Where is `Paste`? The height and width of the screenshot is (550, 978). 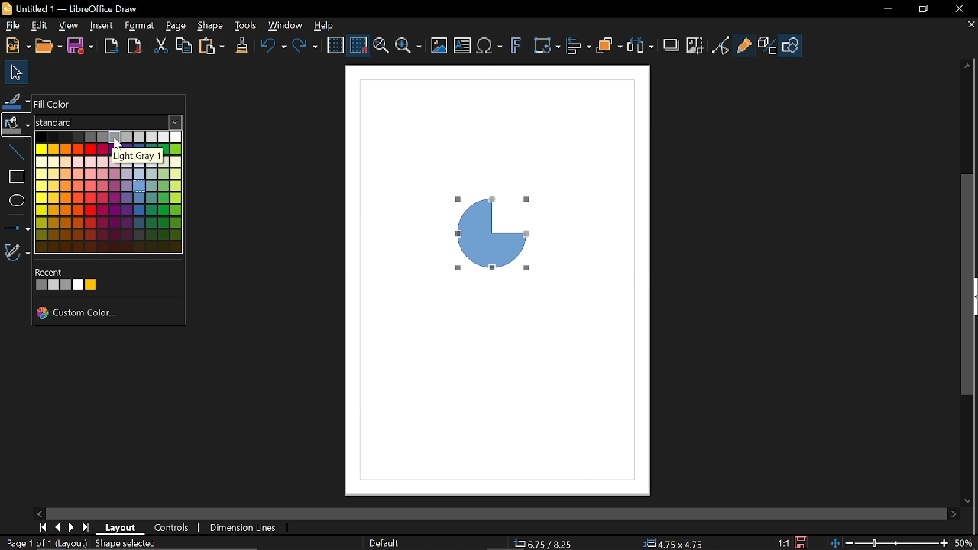 Paste is located at coordinates (212, 47).